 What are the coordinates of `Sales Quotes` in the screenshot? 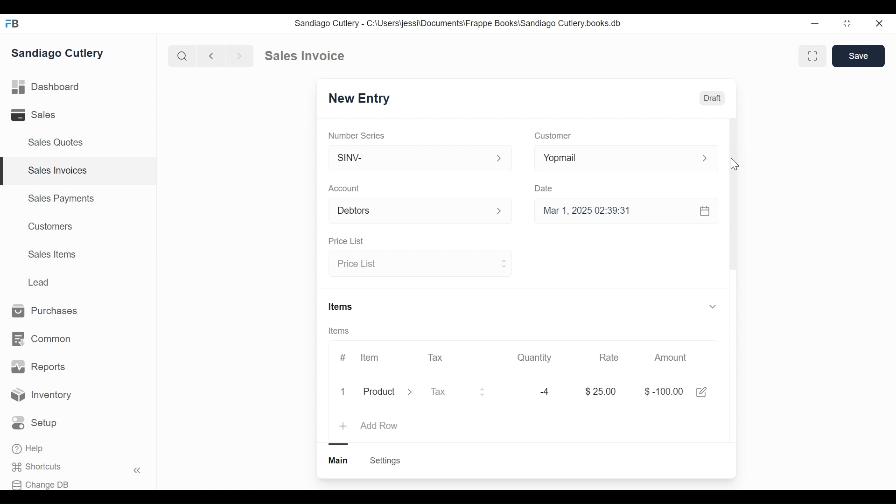 It's located at (57, 142).